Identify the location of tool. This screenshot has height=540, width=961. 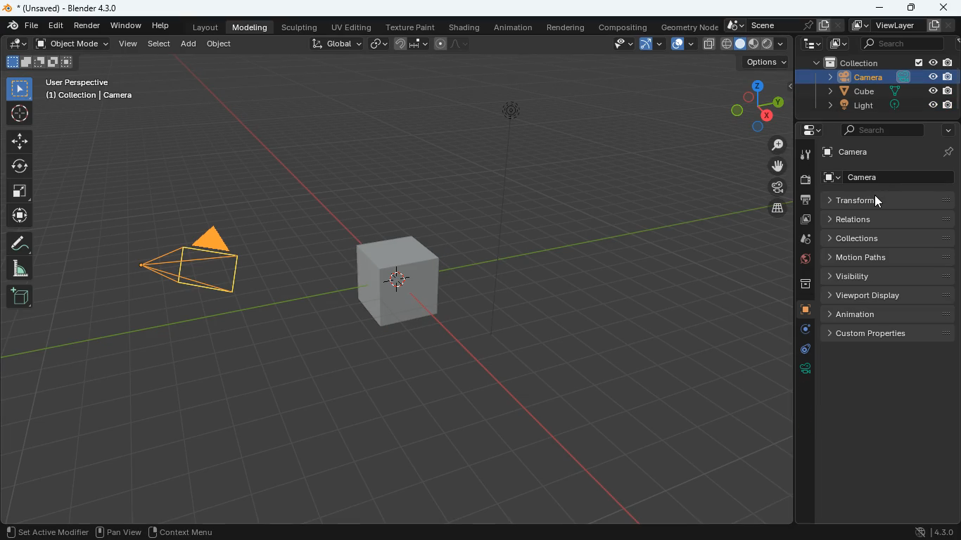
(806, 157).